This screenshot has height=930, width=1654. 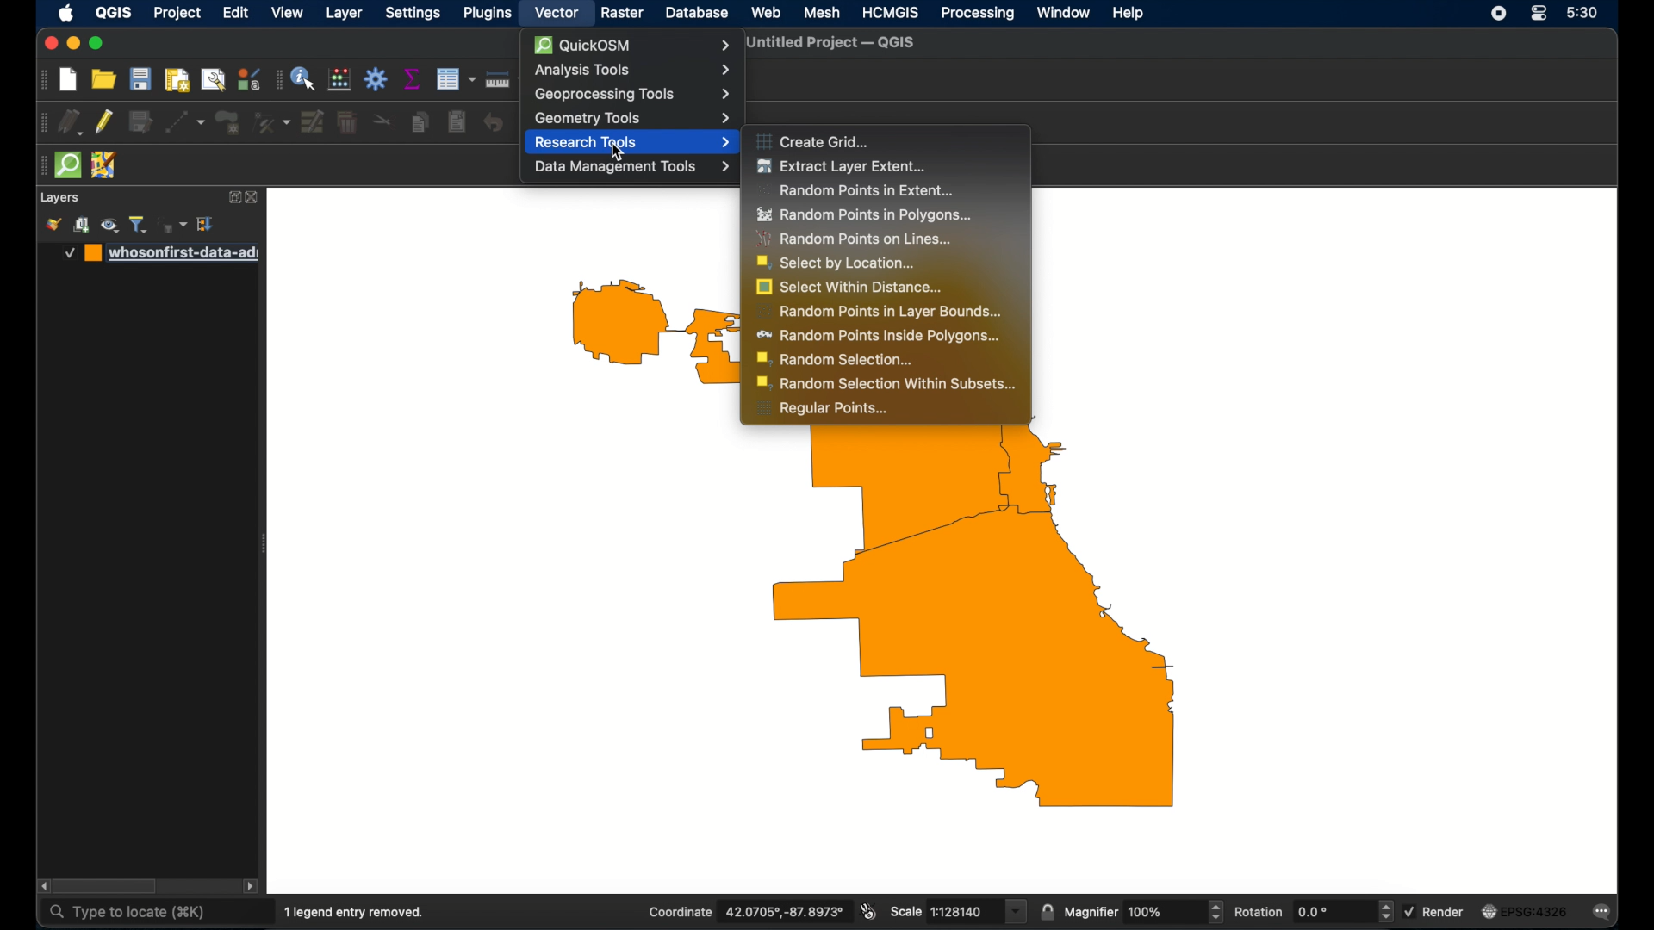 I want to click on scroll right arrow, so click(x=253, y=887).